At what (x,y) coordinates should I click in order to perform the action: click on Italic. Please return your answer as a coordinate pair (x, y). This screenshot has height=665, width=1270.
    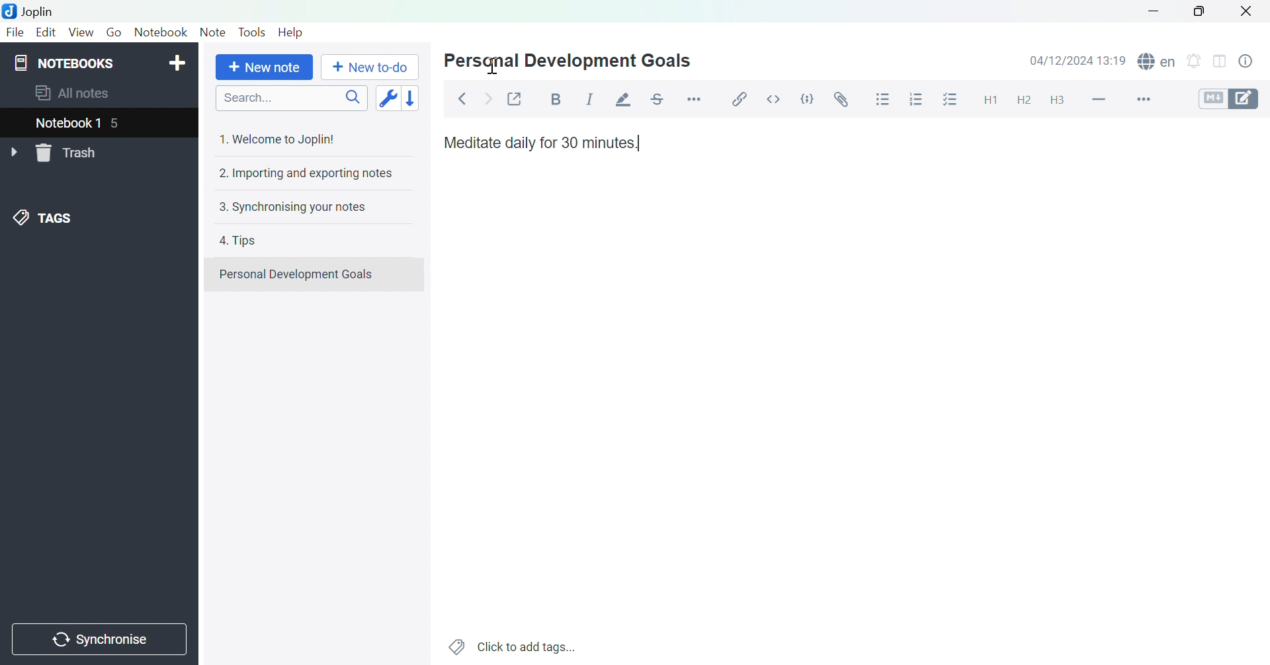
    Looking at the image, I should click on (589, 98).